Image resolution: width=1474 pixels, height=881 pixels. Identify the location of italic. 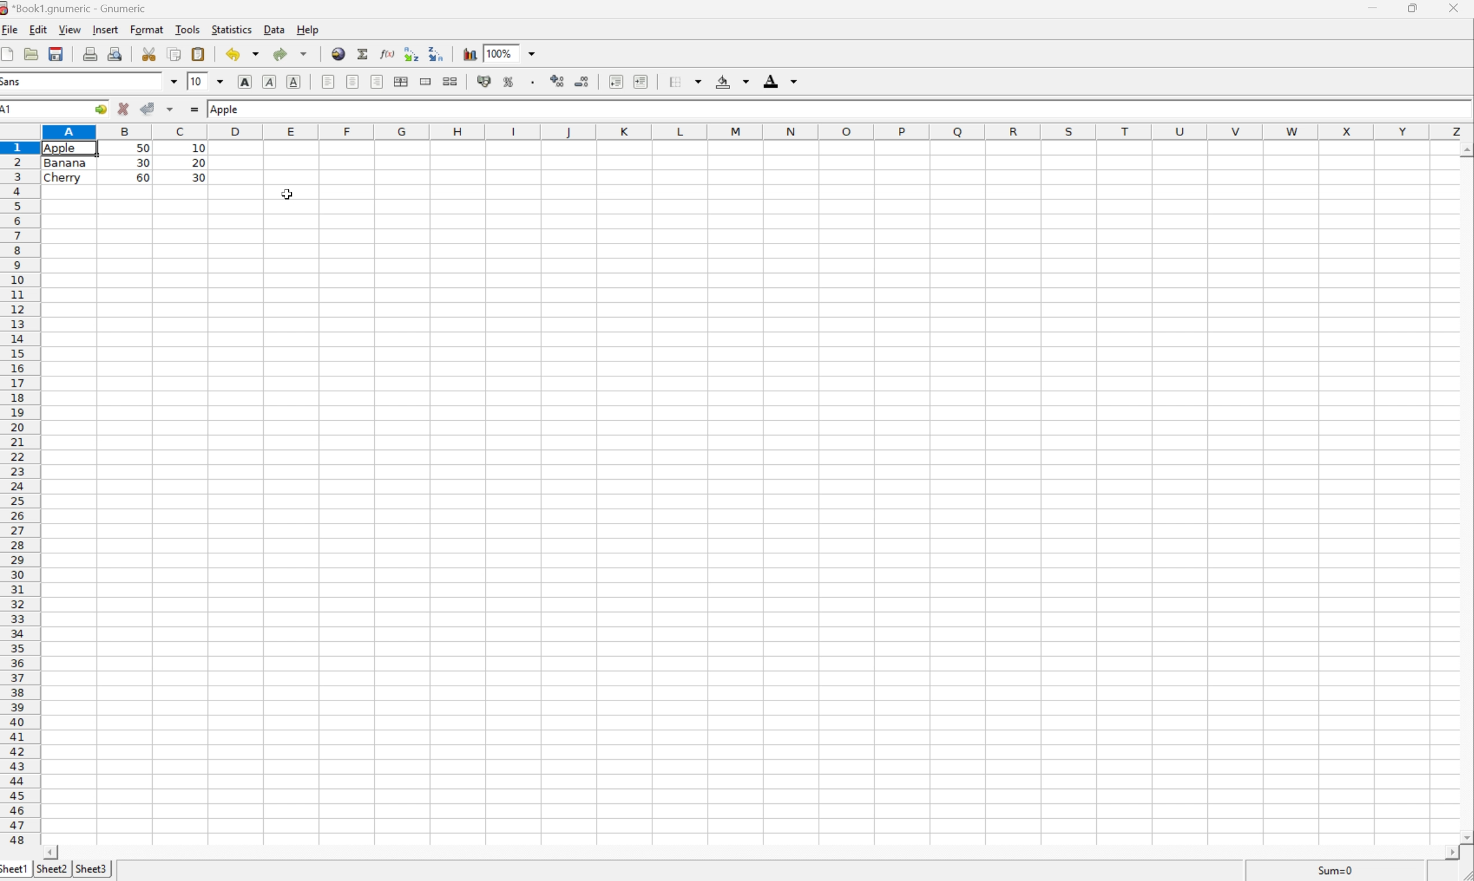
(270, 81).